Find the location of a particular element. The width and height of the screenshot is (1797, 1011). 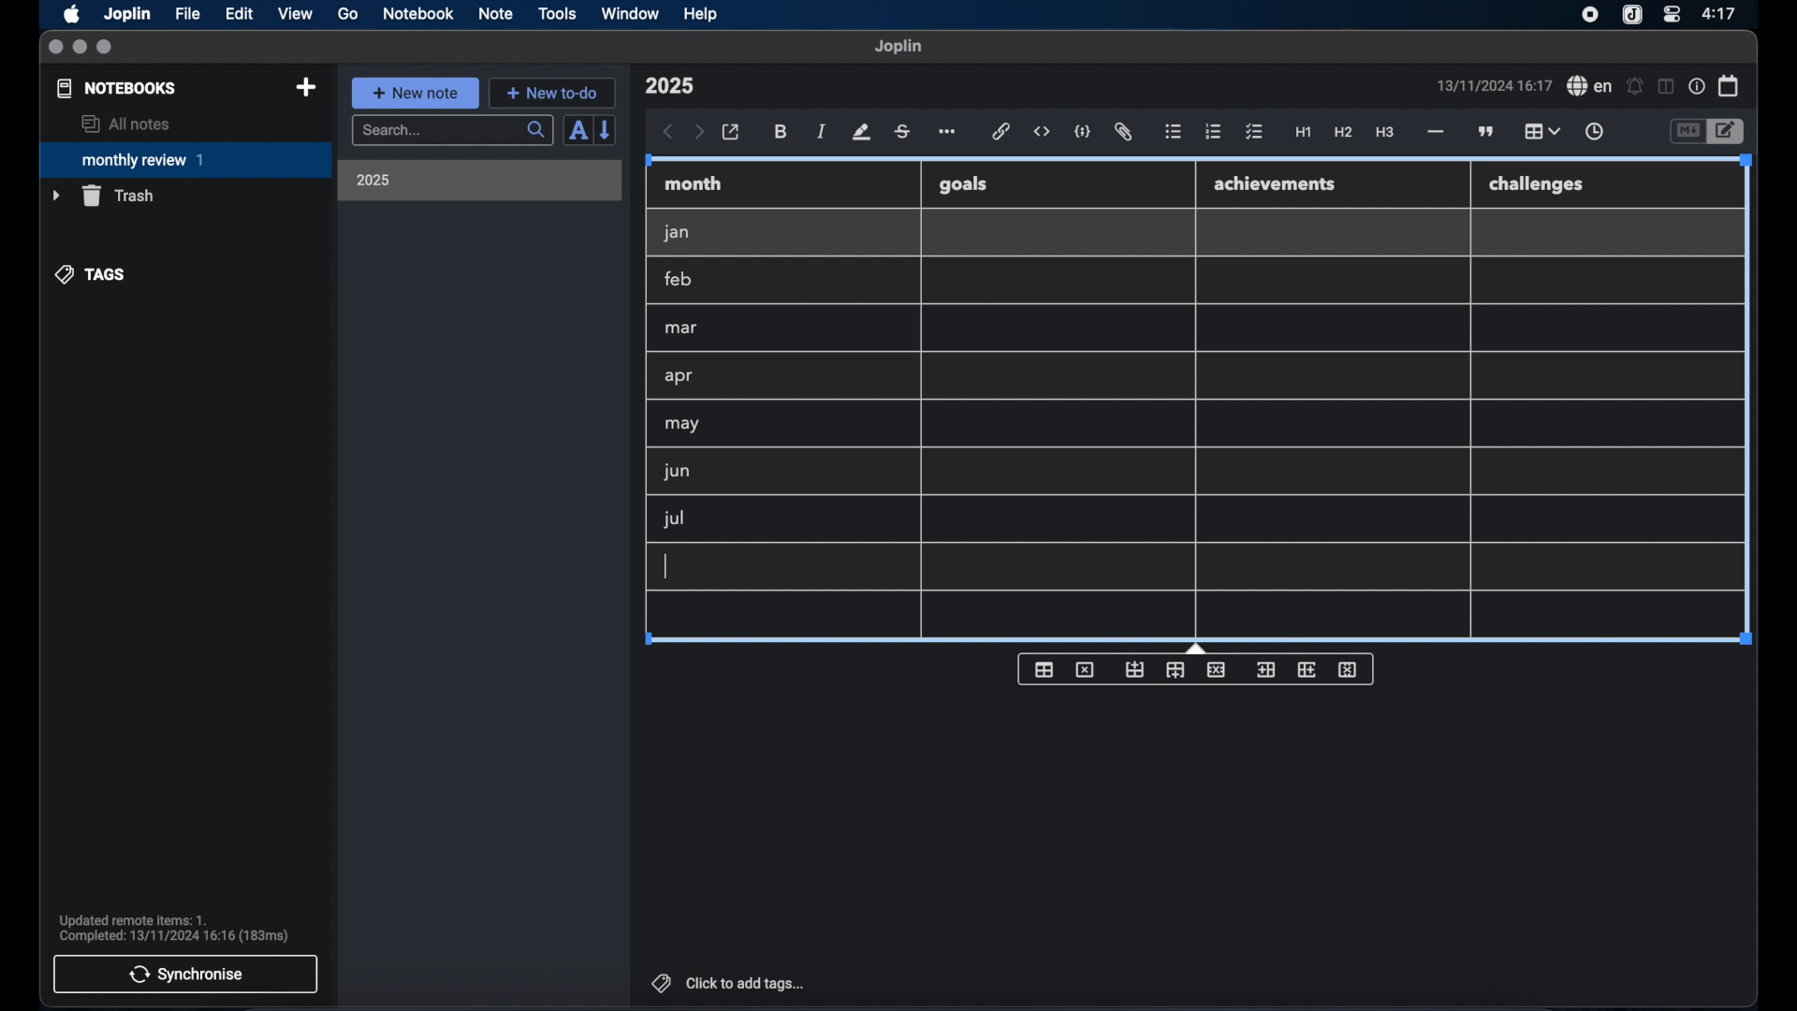

time is located at coordinates (1721, 13).